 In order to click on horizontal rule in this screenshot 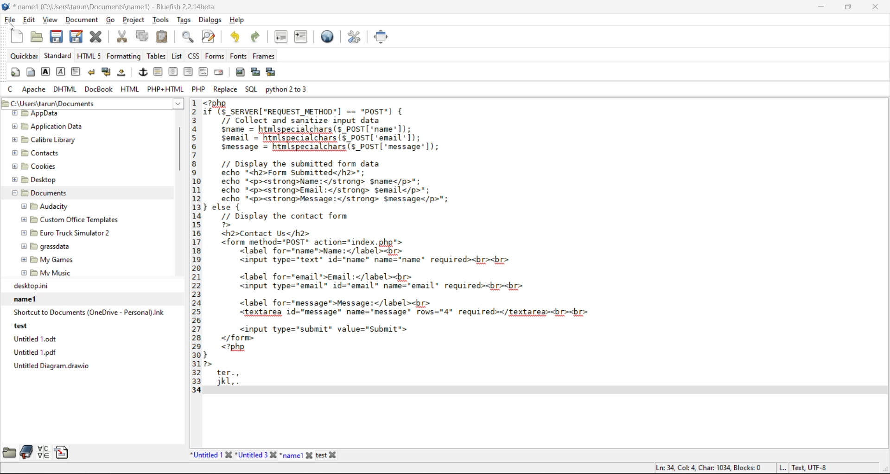, I will do `click(157, 72)`.